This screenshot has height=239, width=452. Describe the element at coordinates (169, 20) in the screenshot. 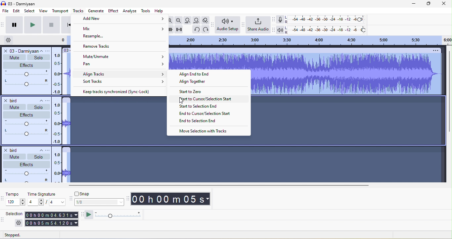

I see `zoom in` at that location.